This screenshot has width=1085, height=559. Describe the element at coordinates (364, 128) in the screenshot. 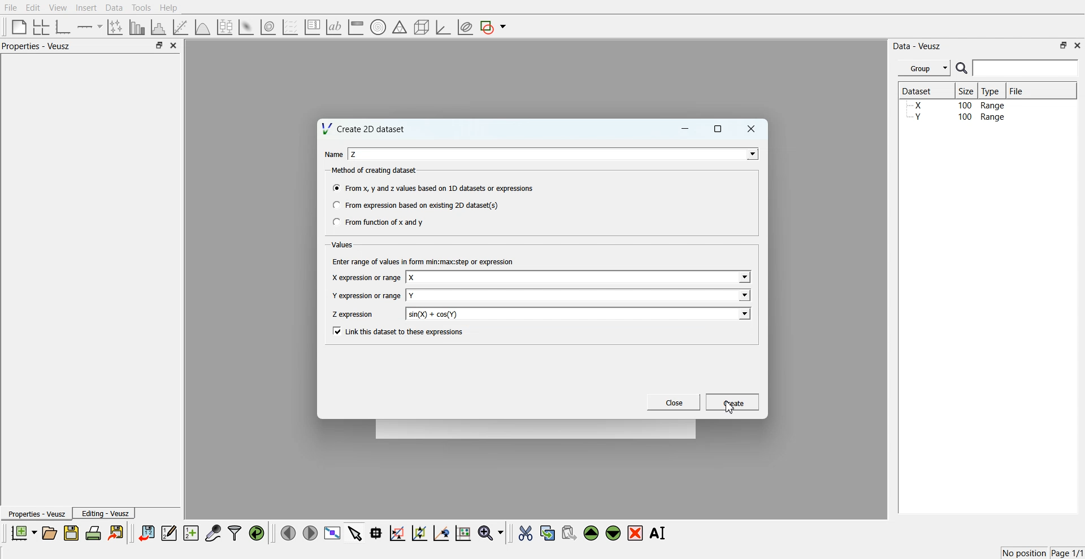

I see `V/ Create 2D dataset` at that location.